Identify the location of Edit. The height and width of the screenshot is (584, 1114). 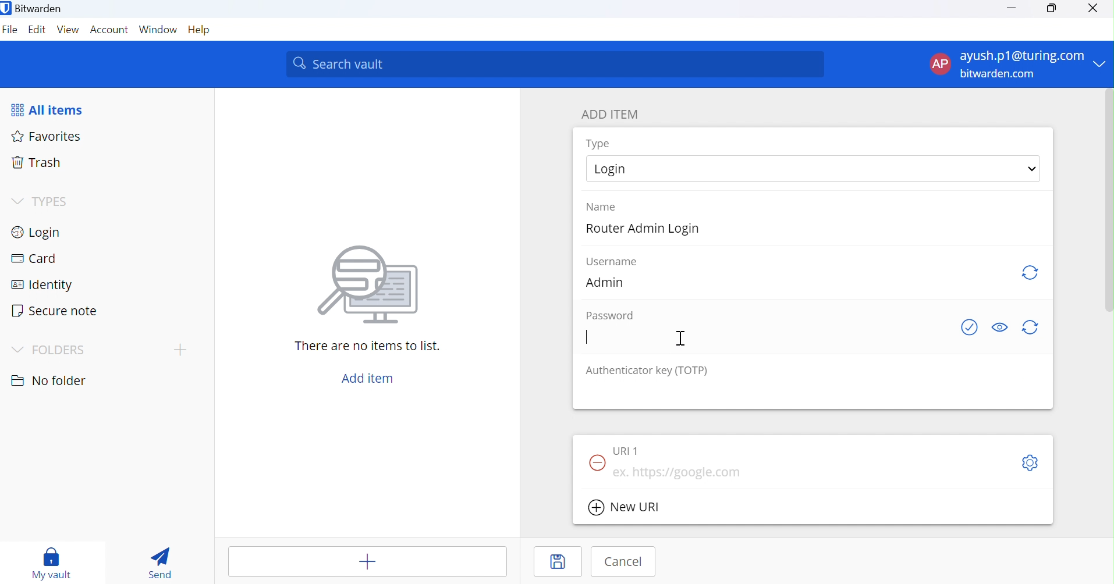
(38, 31).